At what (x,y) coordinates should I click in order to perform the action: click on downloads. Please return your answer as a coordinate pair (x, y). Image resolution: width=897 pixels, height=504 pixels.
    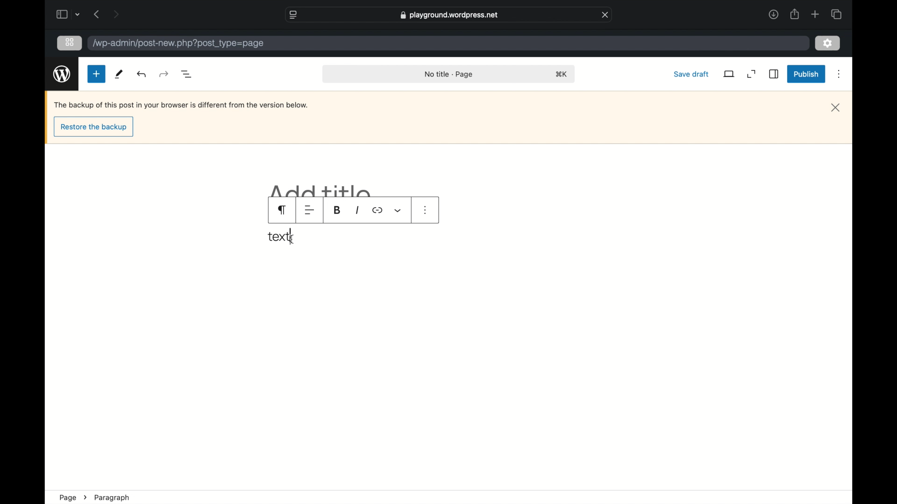
    Looking at the image, I should click on (774, 14).